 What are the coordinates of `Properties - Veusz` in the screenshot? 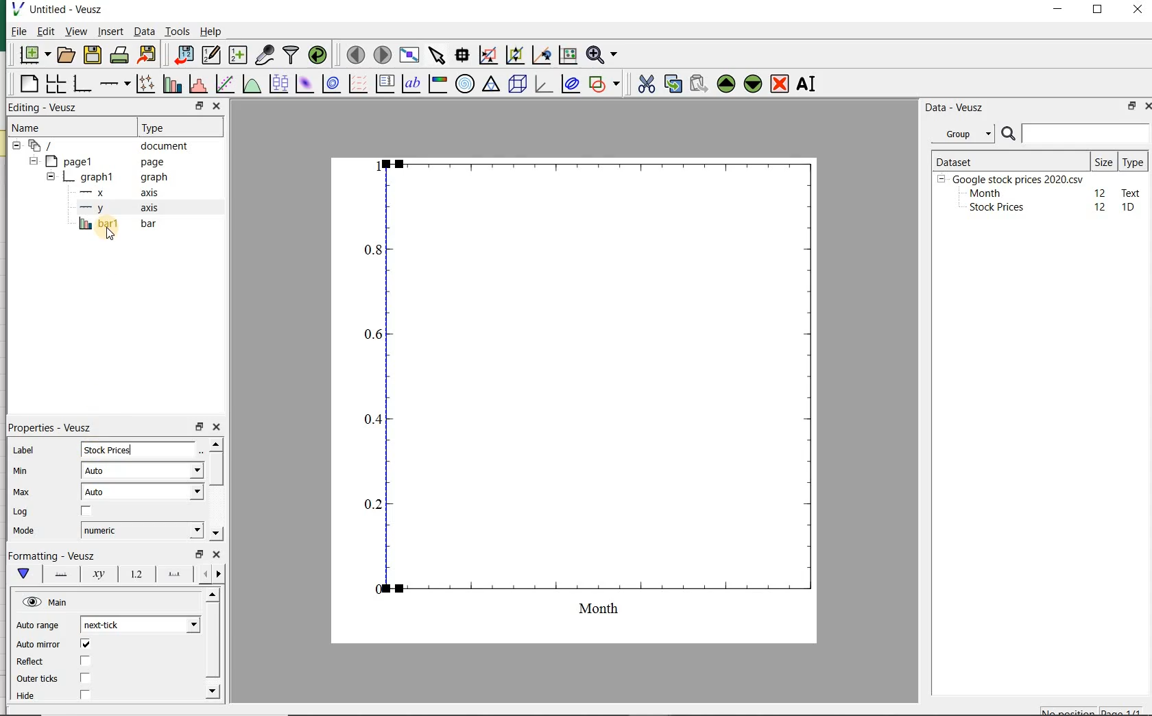 It's located at (54, 429).